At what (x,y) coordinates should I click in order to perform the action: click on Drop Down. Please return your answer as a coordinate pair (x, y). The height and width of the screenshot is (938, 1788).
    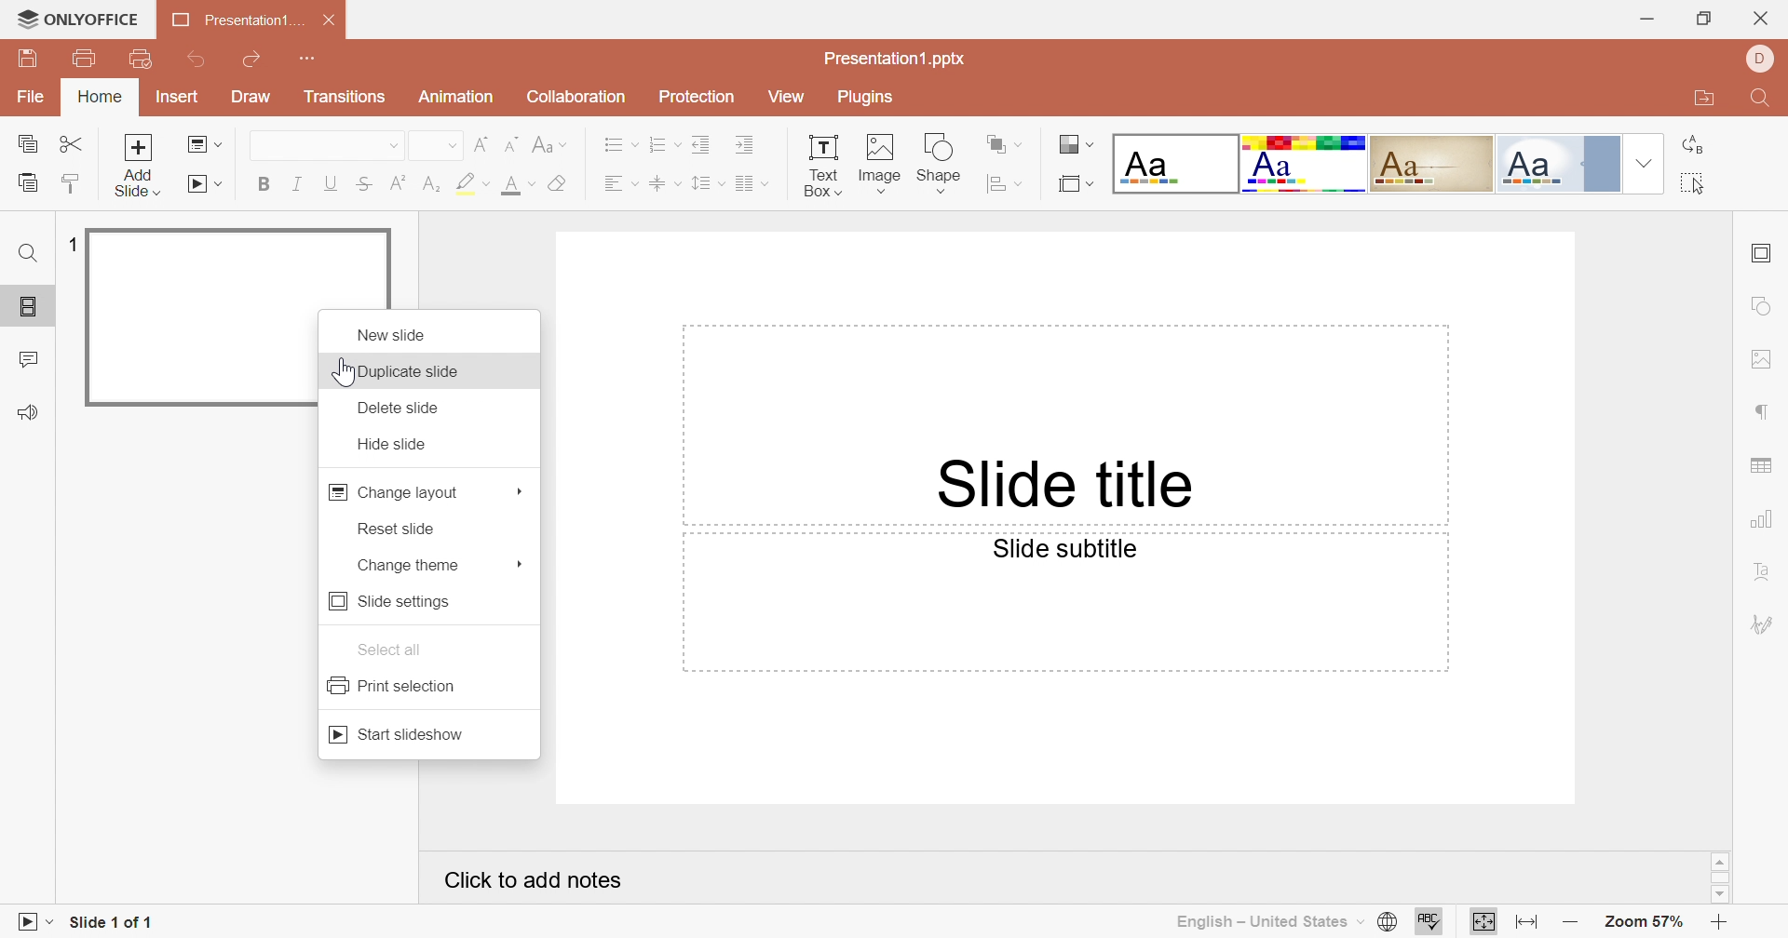
    Looking at the image, I should click on (1361, 922).